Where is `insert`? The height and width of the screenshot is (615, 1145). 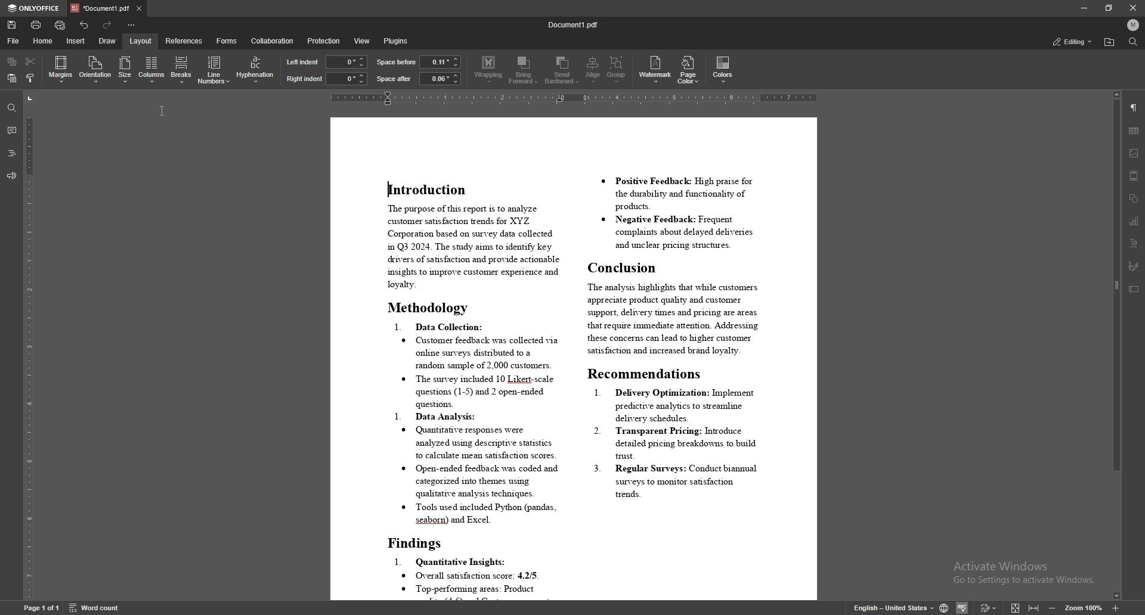 insert is located at coordinates (76, 42).